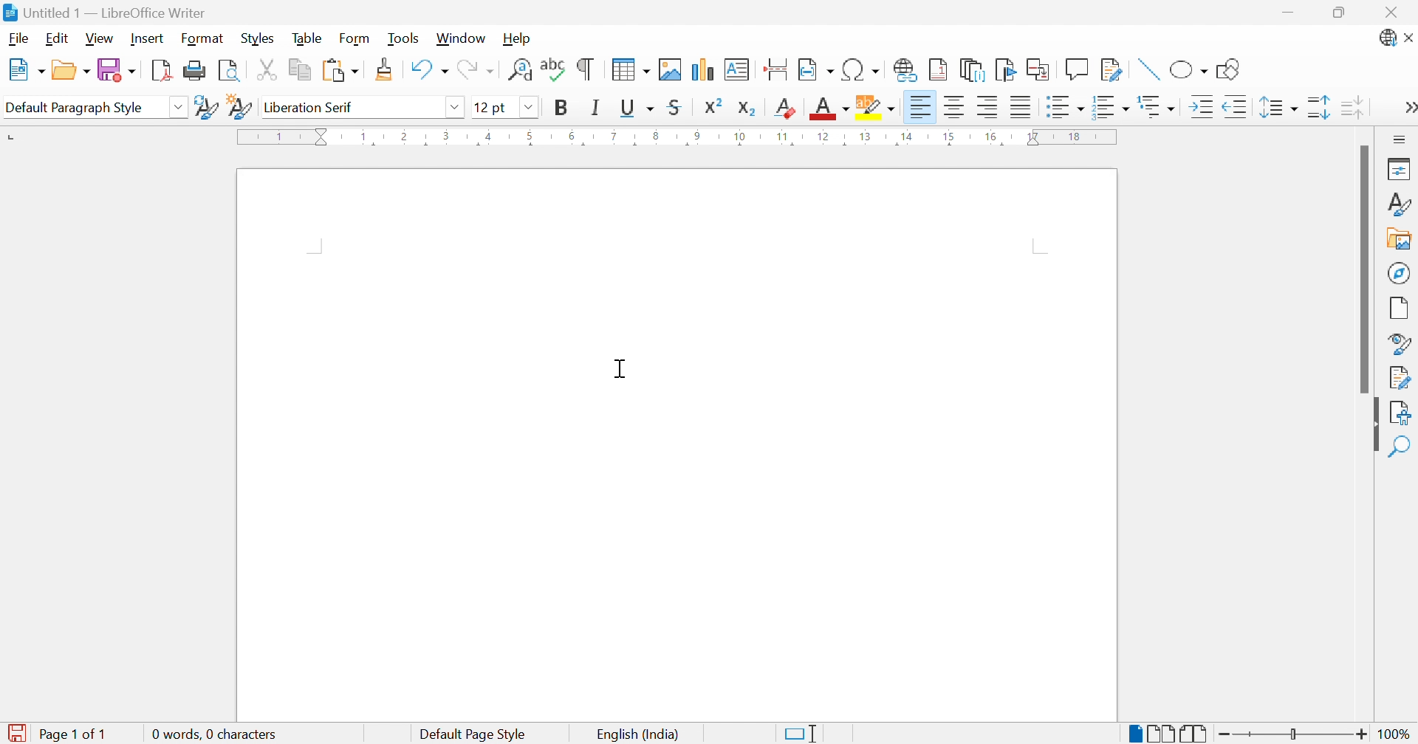  What do you see at coordinates (1360, 736) in the screenshot?
I see `Zoom in` at bounding box center [1360, 736].